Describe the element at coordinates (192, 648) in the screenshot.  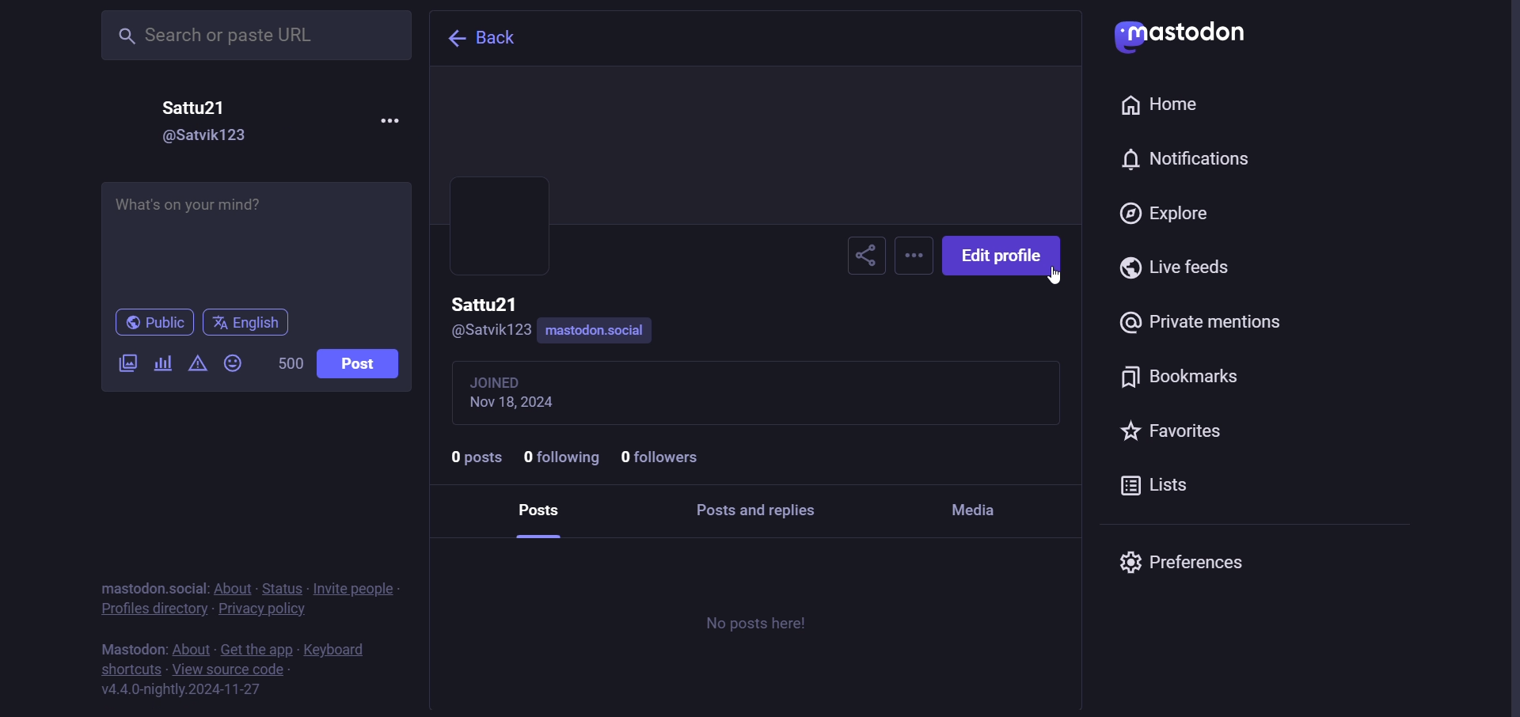
I see `about` at that location.